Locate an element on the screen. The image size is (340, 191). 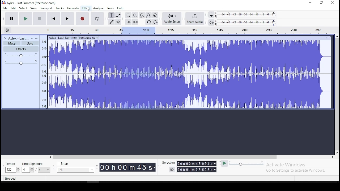
effect is located at coordinates (86, 8).